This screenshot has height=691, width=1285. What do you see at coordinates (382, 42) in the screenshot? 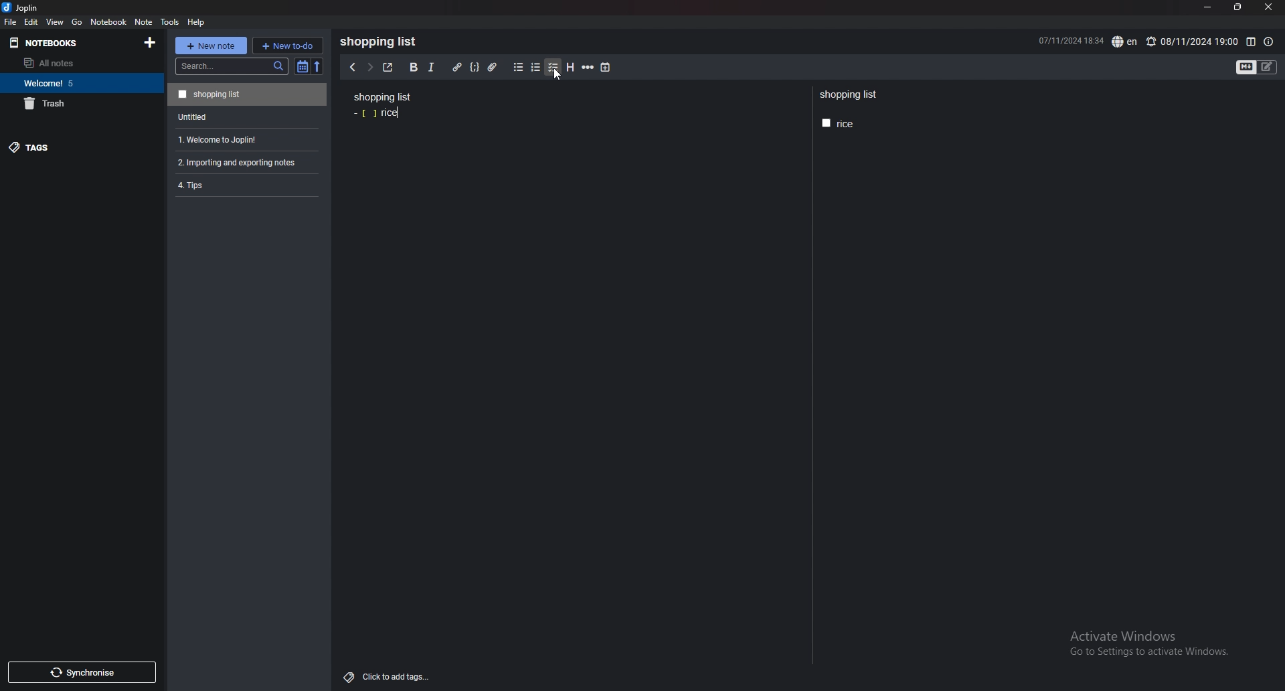
I see `Shopping list` at bounding box center [382, 42].